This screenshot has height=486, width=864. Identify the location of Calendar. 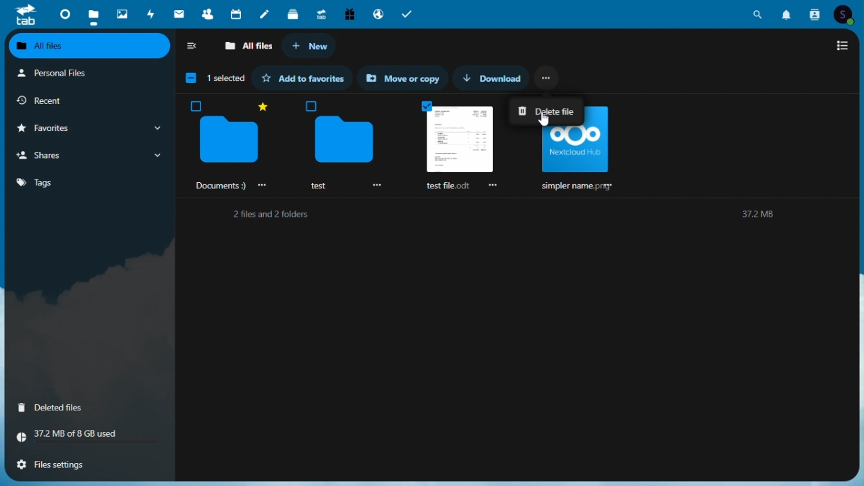
(237, 13).